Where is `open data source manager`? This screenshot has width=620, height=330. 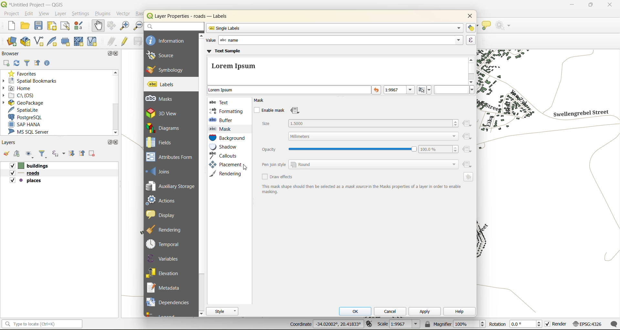 open data source manager is located at coordinates (10, 42).